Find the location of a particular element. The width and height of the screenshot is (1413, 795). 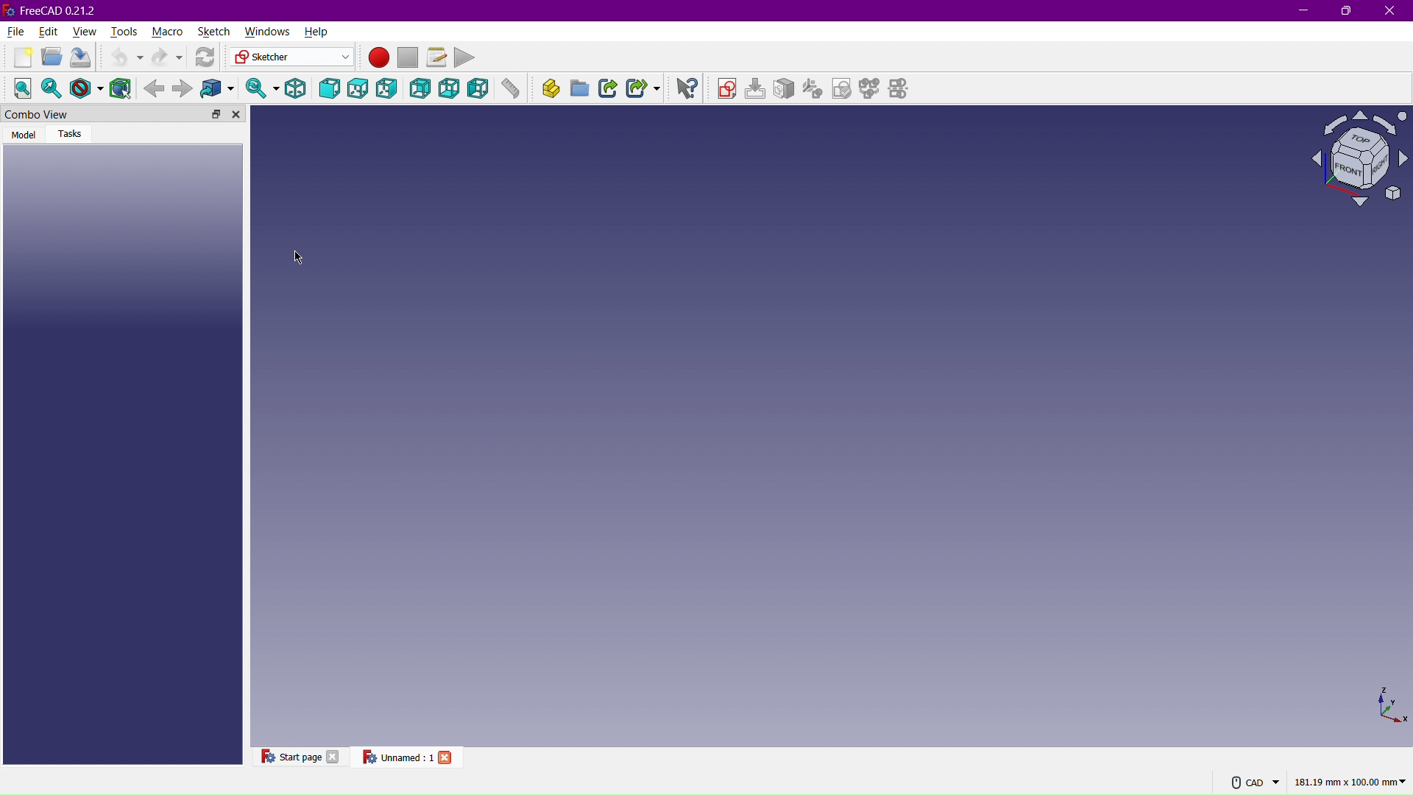

Make a sub-link is located at coordinates (645, 89).